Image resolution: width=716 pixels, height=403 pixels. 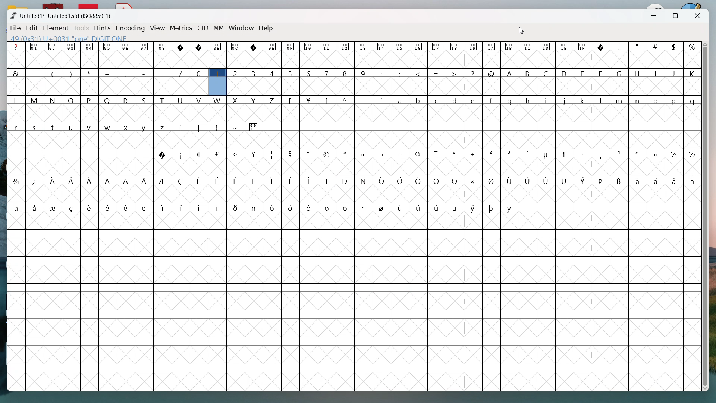 I want to click on symbol, so click(x=308, y=46).